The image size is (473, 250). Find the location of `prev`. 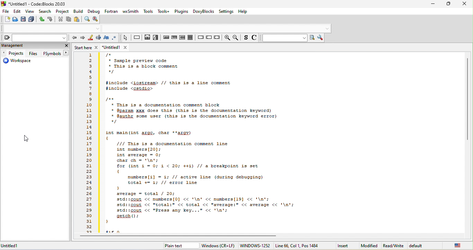

prev is located at coordinates (74, 38).